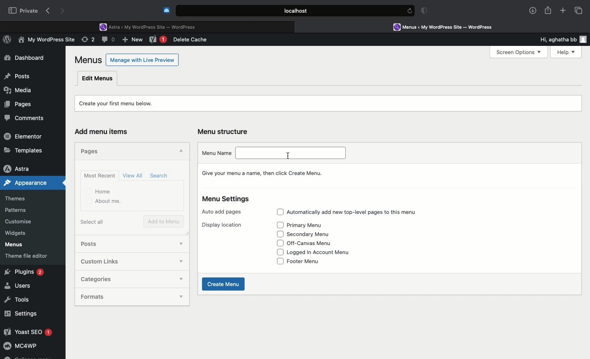 The width and height of the screenshot is (590, 359). Describe the element at coordinates (45, 41) in the screenshot. I see `My WordPress Site` at that location.